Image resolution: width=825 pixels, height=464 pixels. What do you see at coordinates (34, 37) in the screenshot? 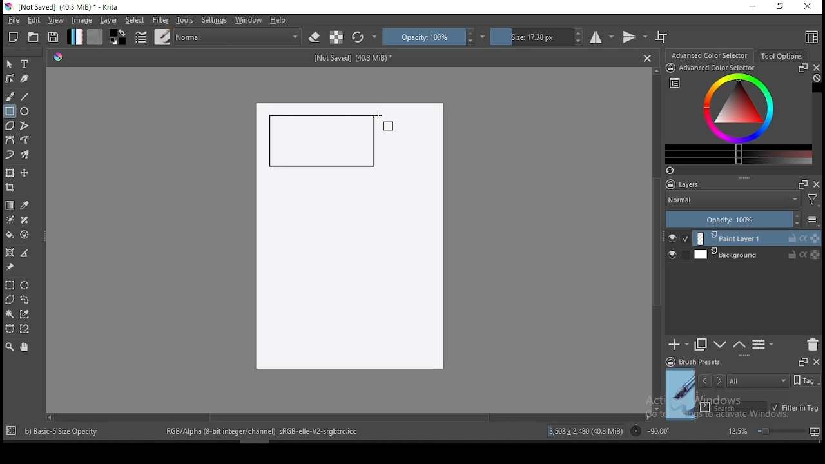
I see `open` at bounding box center [34, 37].